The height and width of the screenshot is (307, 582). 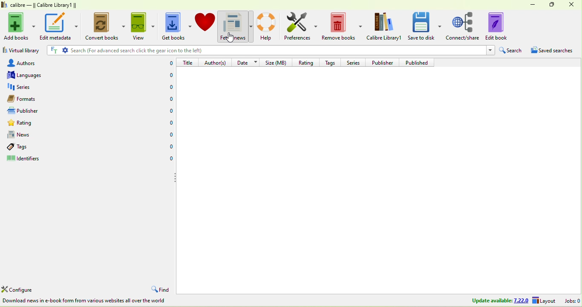 What do you see at coordinates (55, 26) in the screenshot?
I see `edit metadata` at bounding box center [55, 26].